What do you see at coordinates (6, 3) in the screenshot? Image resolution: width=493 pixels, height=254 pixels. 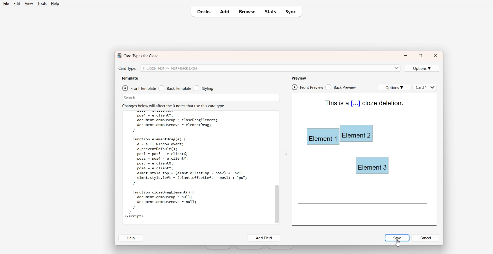 I see `File` at bounding box center [6, 3].